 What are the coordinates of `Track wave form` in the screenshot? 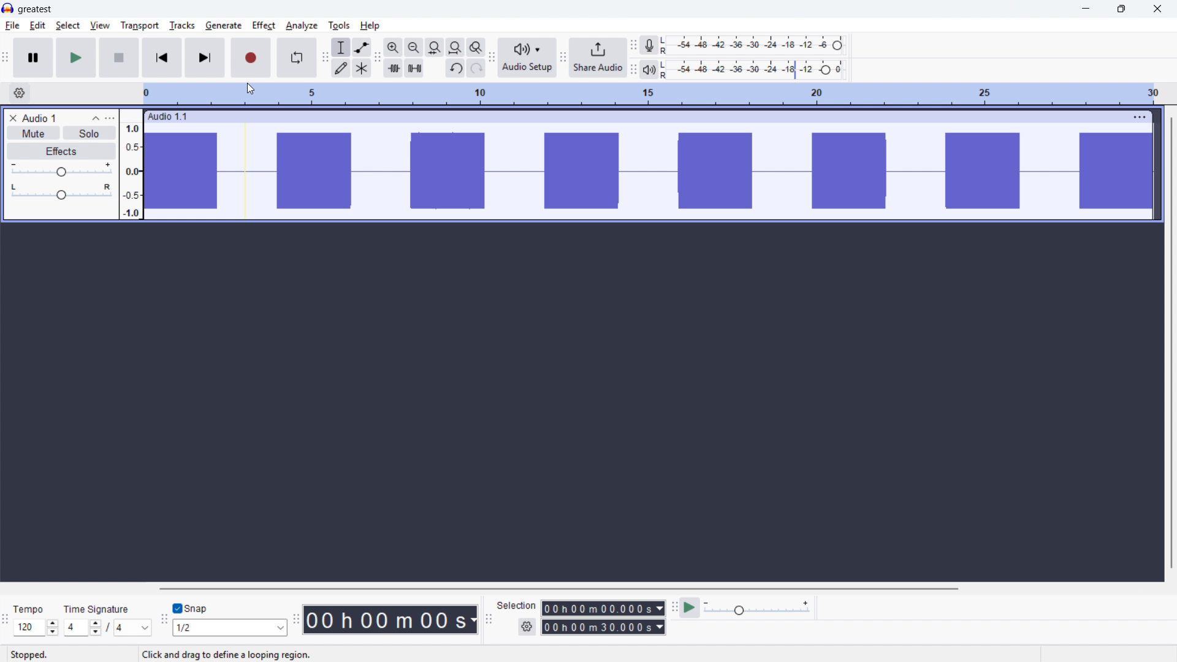 It's located at (650, 171).